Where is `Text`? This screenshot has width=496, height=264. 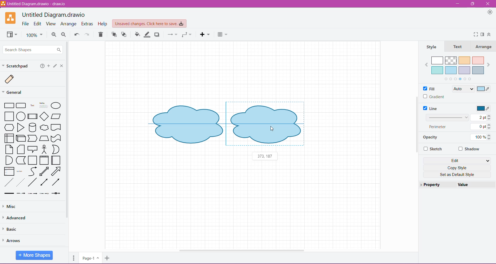
Text is located at coordinates (459, 47).